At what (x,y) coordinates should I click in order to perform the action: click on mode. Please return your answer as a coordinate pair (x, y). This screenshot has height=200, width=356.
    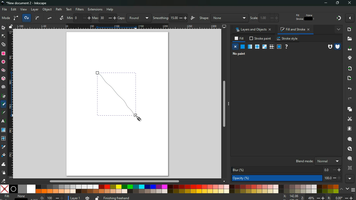
    Looking at the image, I should click on (6, 18).